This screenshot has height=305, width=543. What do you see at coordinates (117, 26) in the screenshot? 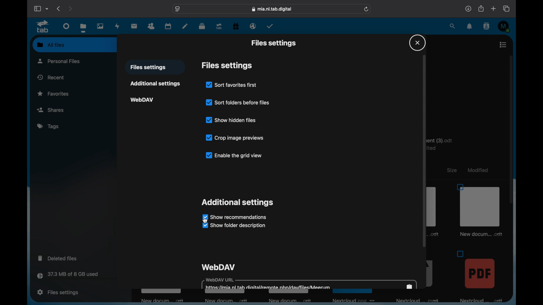
I see `activity` at bounding box center [117, 26].